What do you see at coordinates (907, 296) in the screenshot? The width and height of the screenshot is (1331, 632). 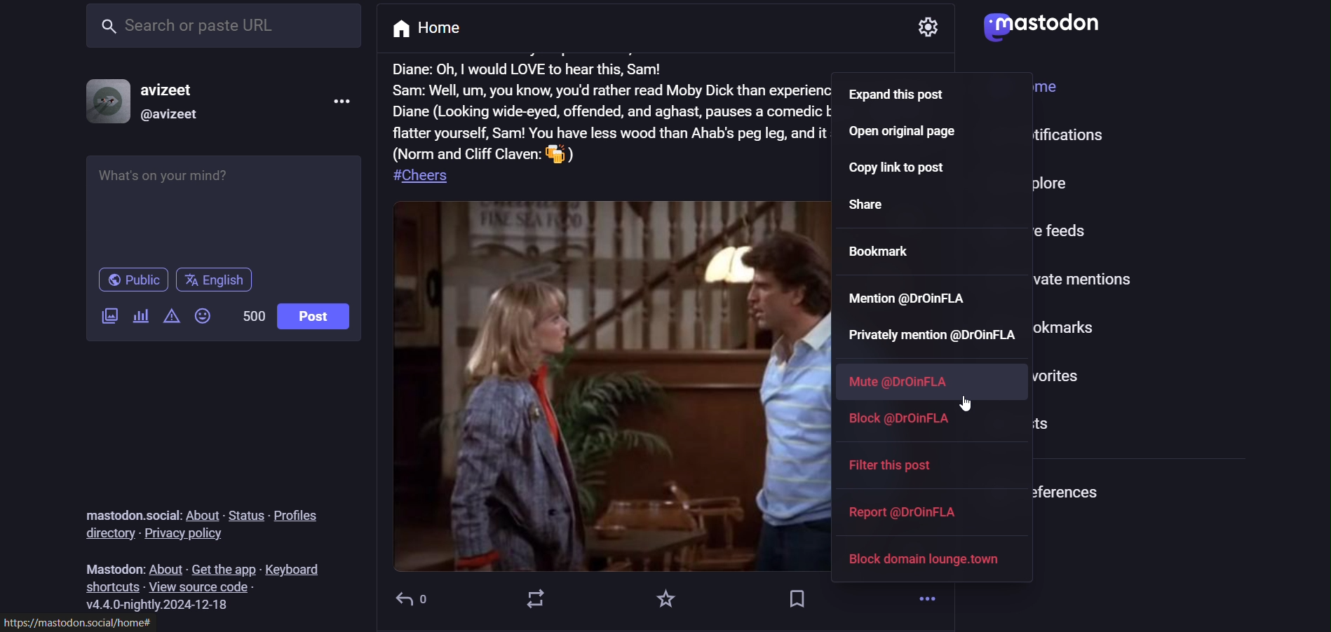 I see `mention user` at bounding box center [907, 296].